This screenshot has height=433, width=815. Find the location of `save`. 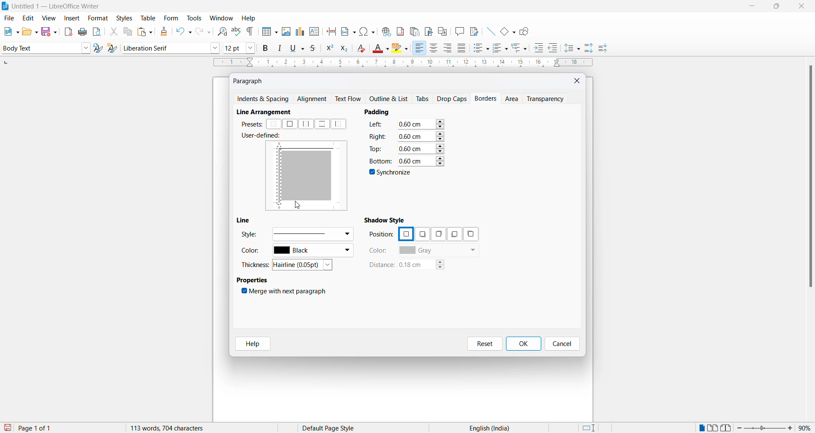

save is located at coordinates (8, 428).